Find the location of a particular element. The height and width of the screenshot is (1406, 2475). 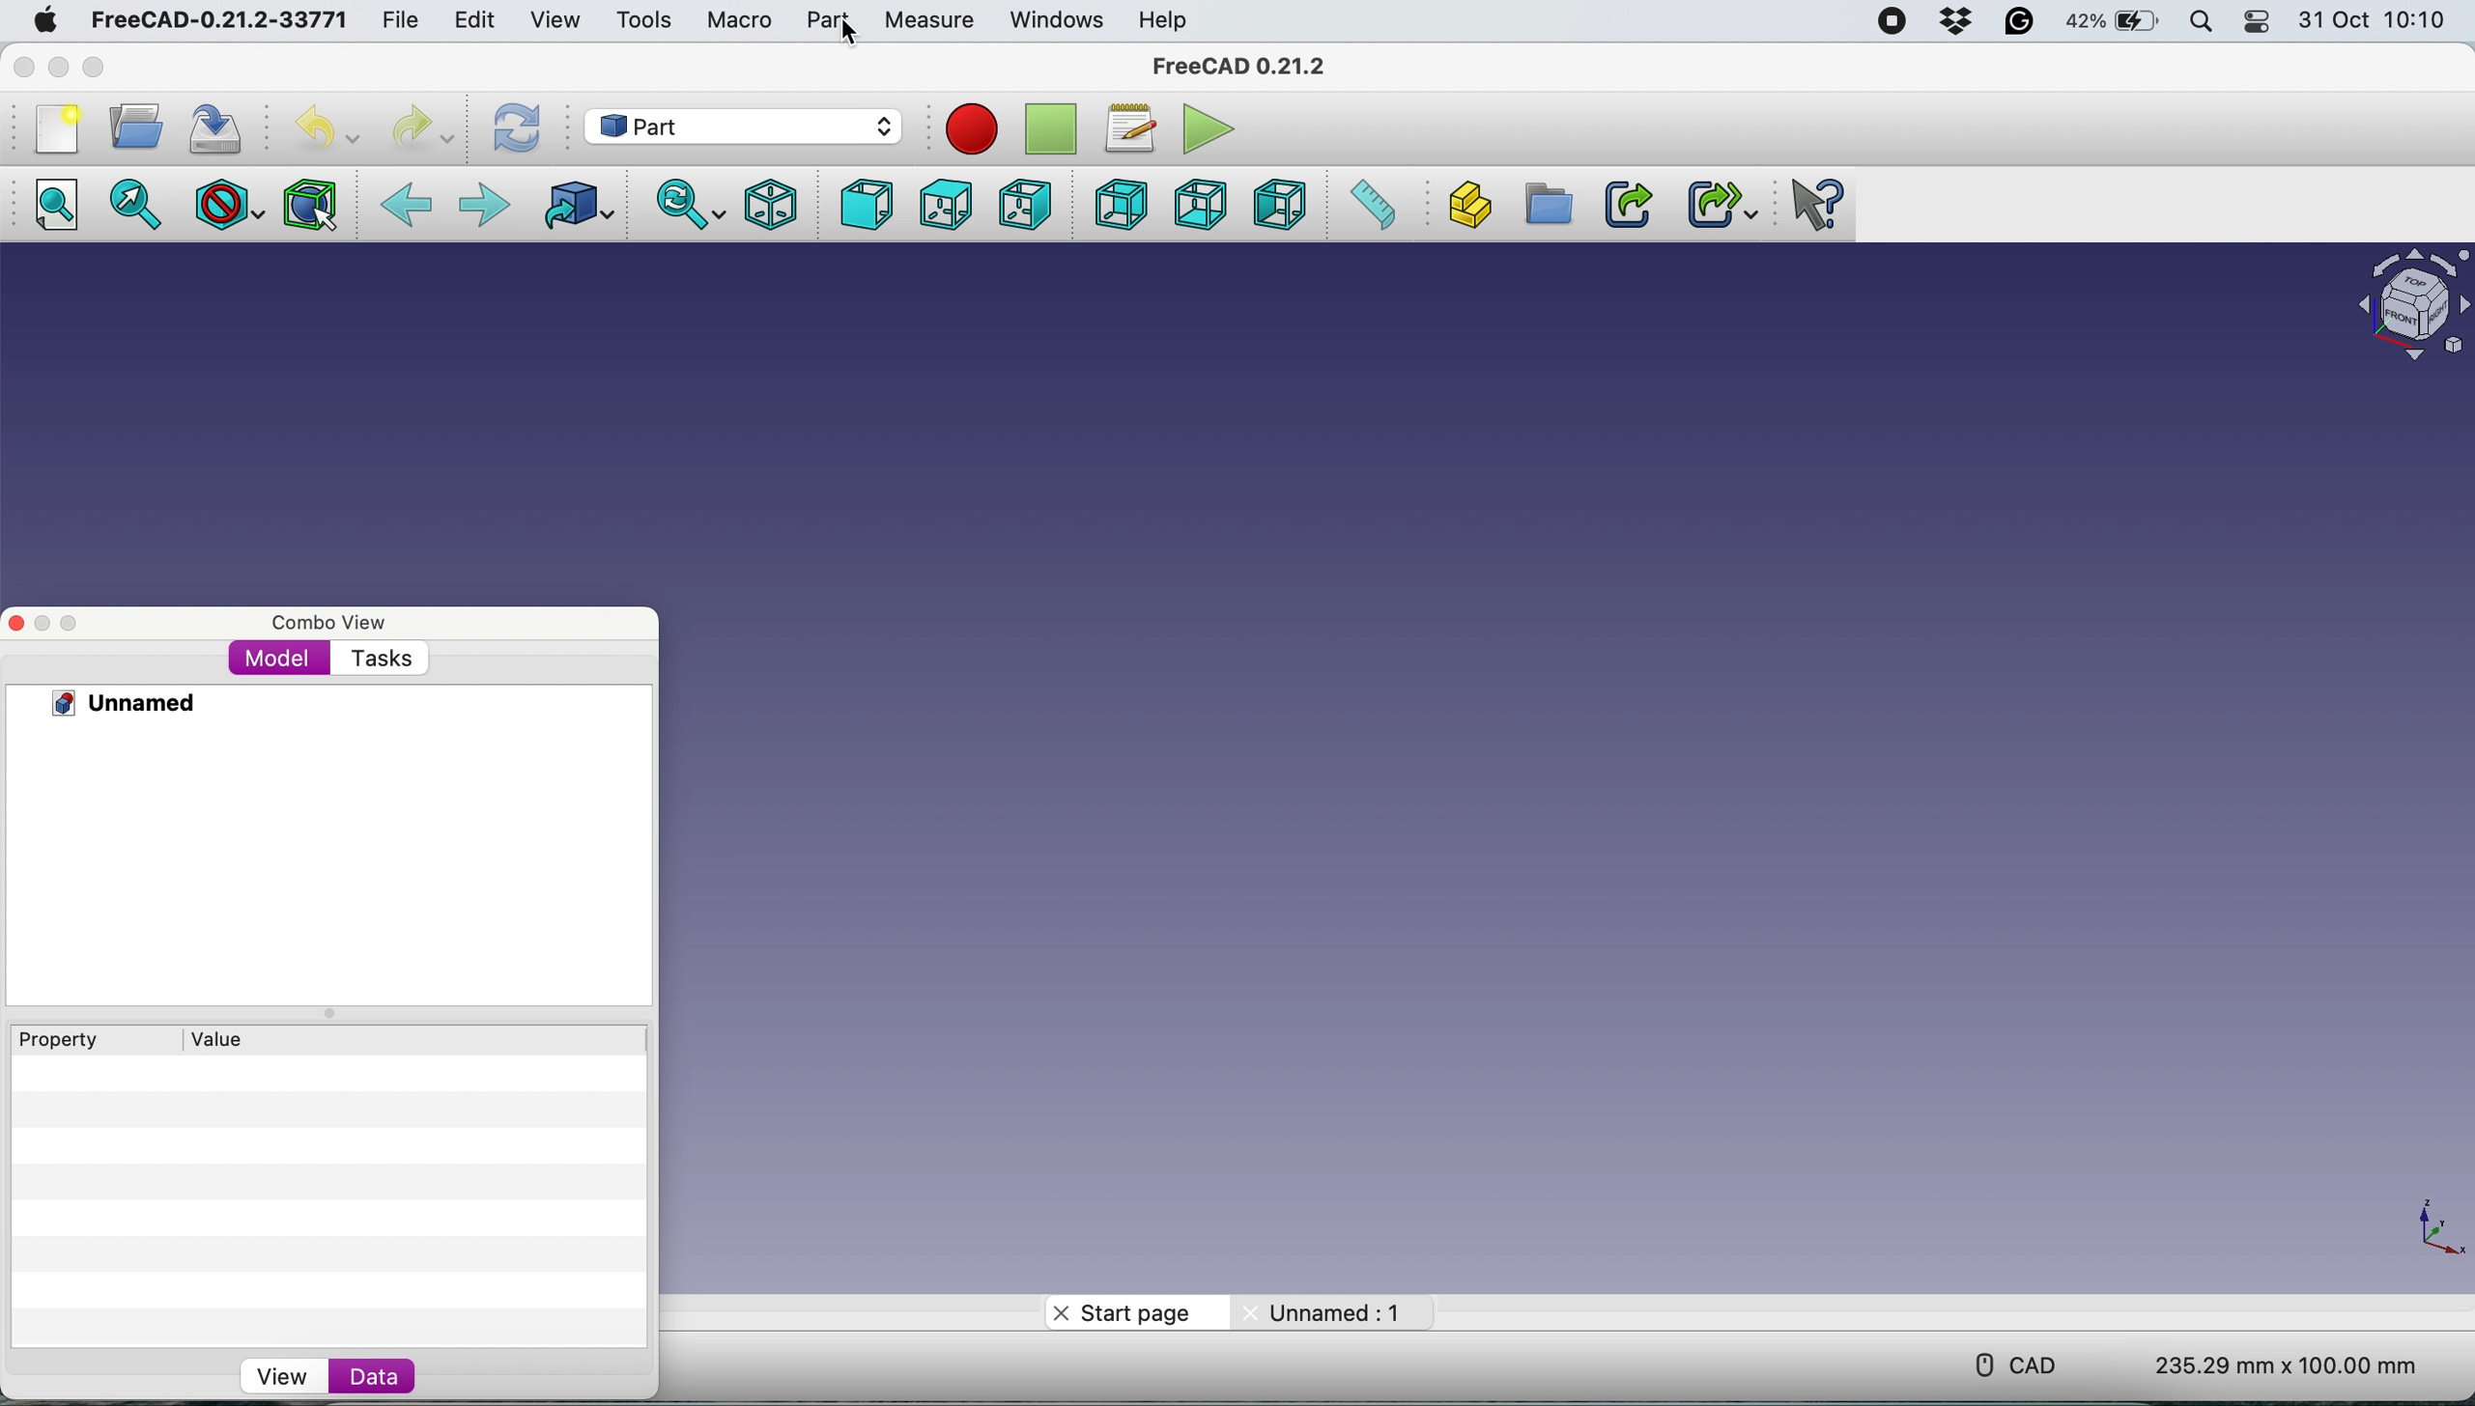

Top is located at coordinates (944, 205).